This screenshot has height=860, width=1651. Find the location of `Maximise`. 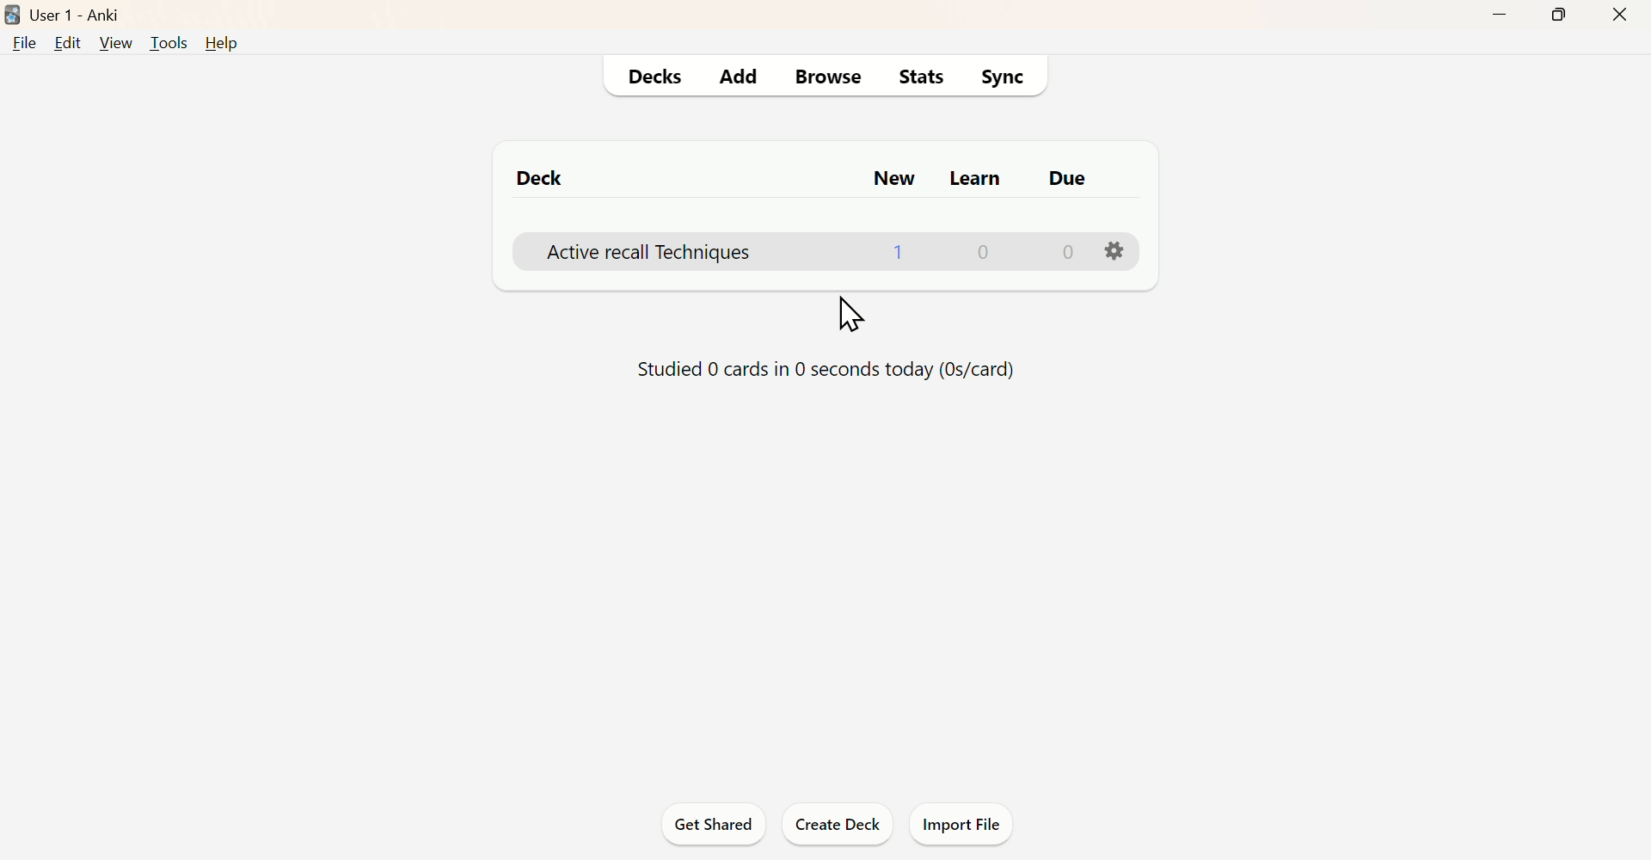

Maximise is located at coordinates (1557, 14).